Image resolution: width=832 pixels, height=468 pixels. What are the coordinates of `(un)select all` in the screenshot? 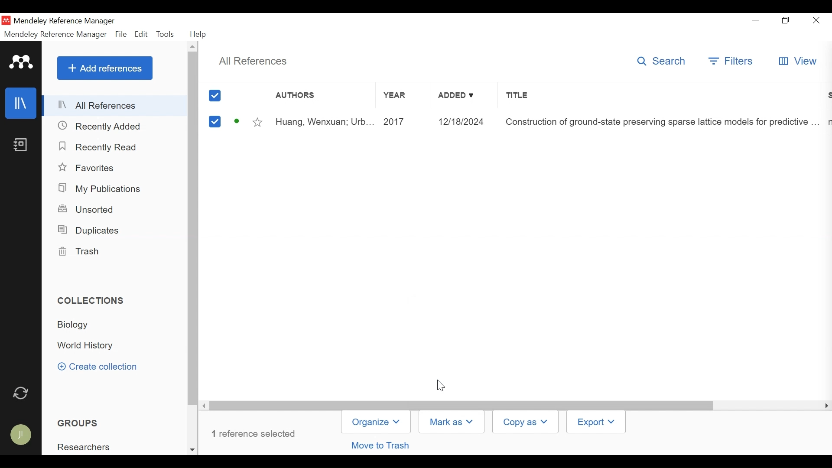 It's located at (214, 96).